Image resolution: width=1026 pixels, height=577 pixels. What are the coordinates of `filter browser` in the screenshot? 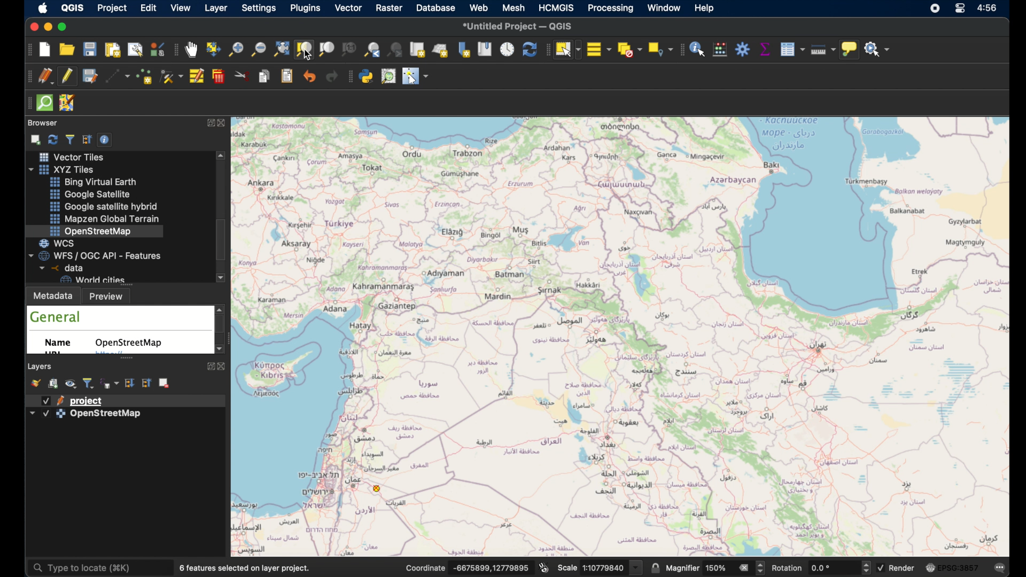 It's located at (69, 138).